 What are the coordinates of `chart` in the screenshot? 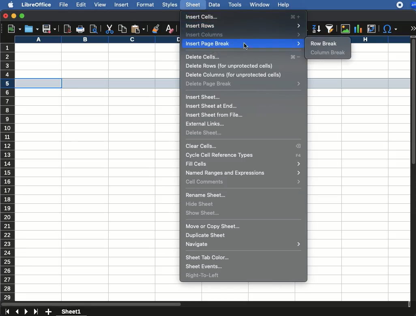 It's located at (359, 28).